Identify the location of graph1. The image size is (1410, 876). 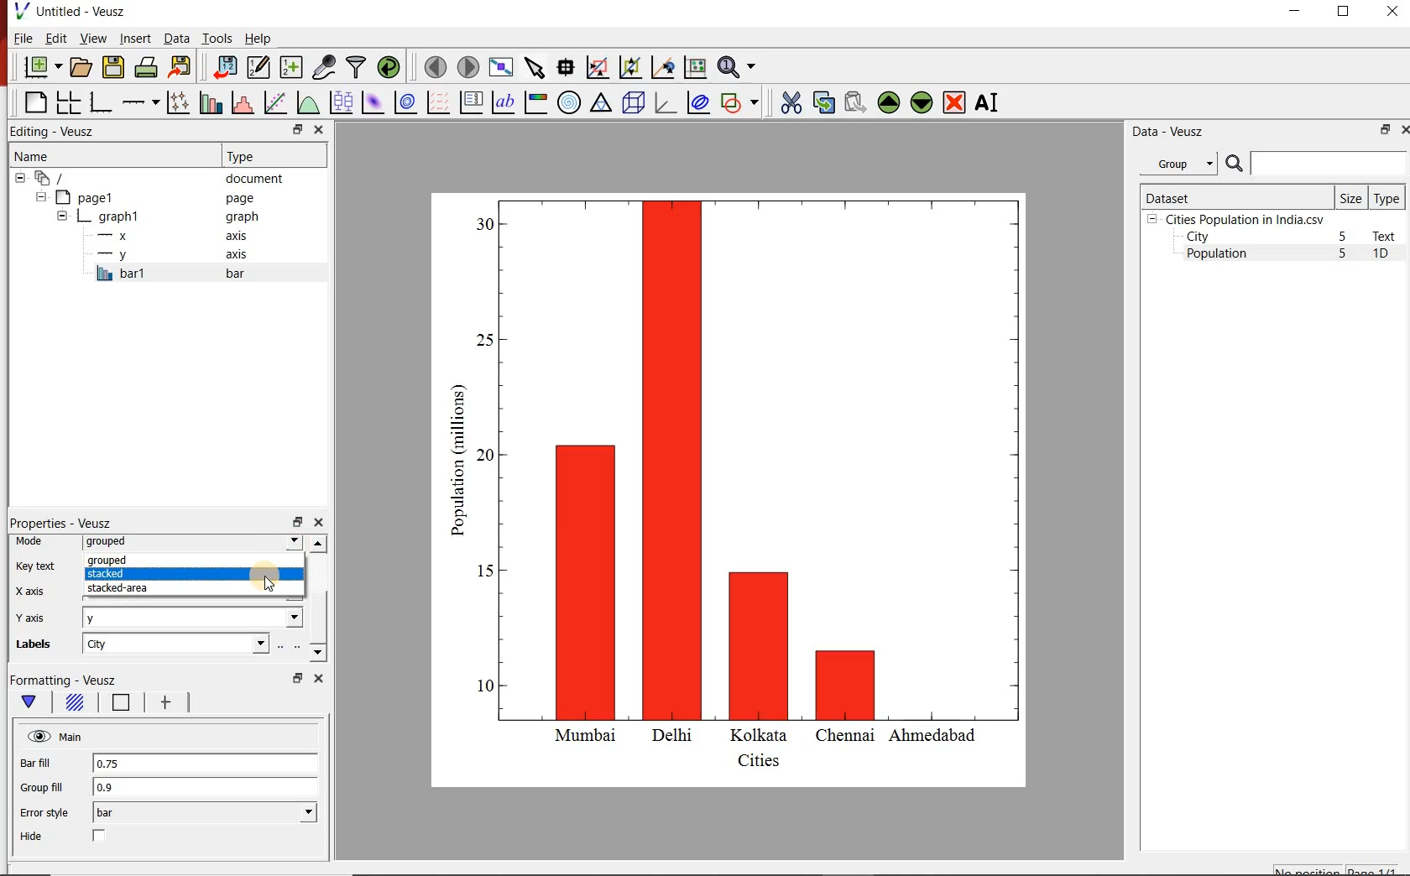
(749, 486).